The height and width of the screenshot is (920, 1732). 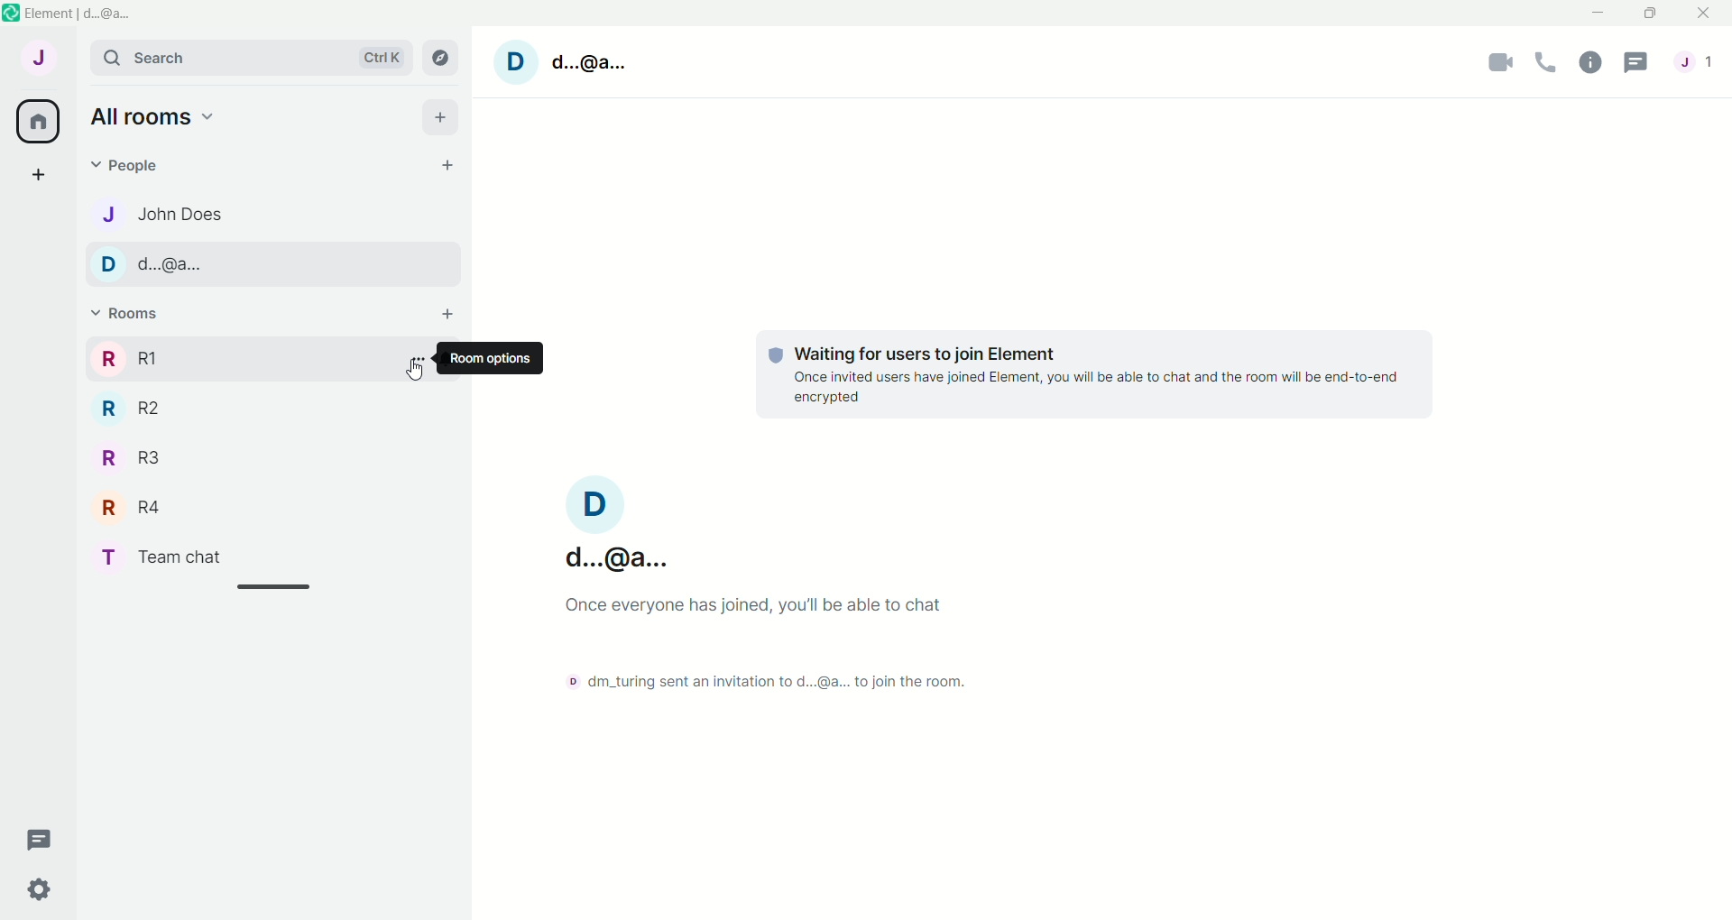 What do you see at coordinates (188, 362) in the screenshot?
I see `R R1` at bounding box center [188, 362].